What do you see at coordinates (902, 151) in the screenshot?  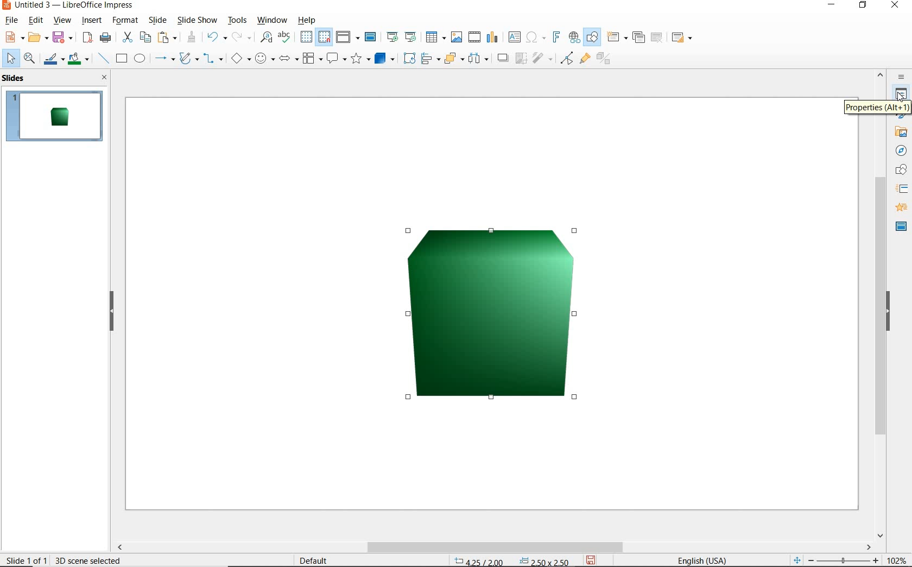 I see `NAVIGGATOR` at bounding box center [902, 151].